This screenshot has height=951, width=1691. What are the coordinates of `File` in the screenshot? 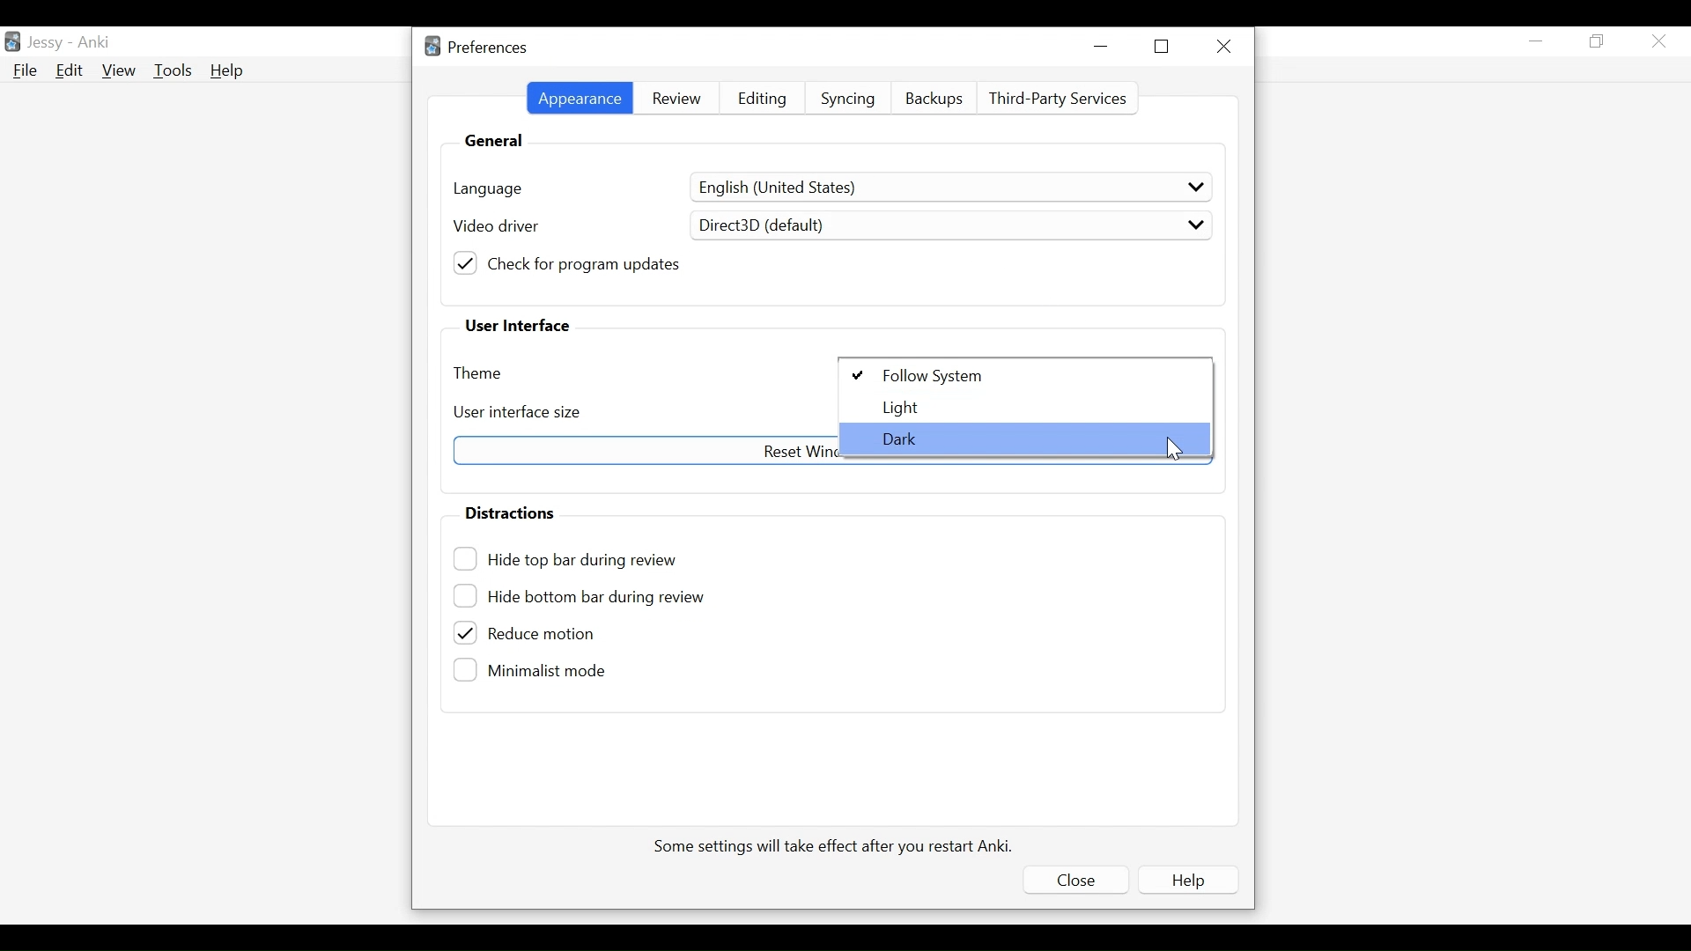 It's located at (26, 70).